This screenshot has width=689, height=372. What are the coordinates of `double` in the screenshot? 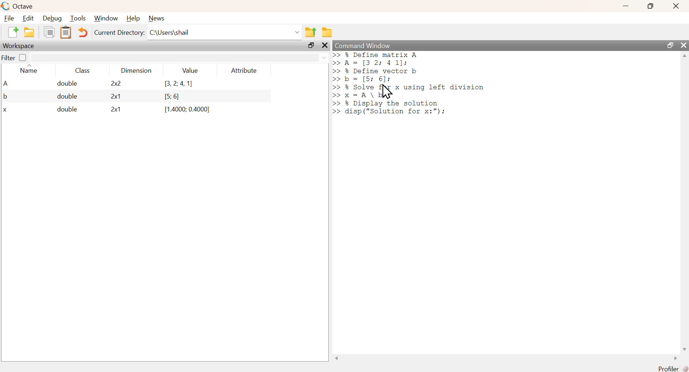 It's located at (62, 84).